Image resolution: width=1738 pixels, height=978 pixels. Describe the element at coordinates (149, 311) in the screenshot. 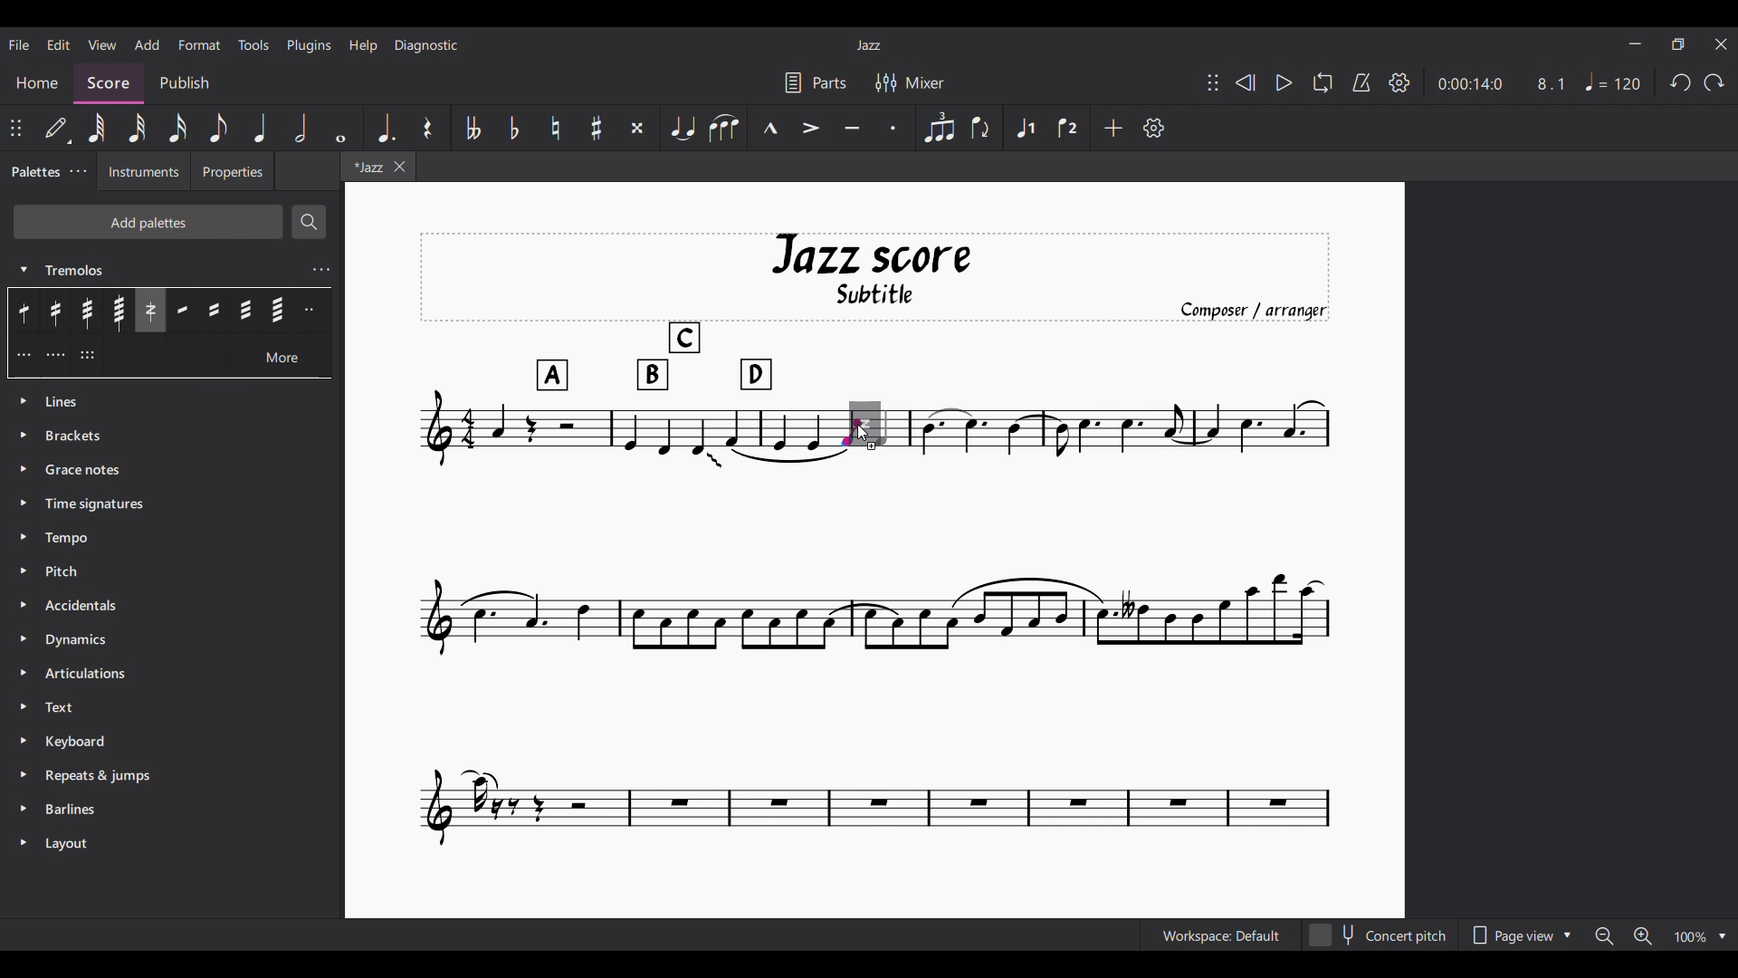

I see `Buzz roll, selection highlighted` at that location.